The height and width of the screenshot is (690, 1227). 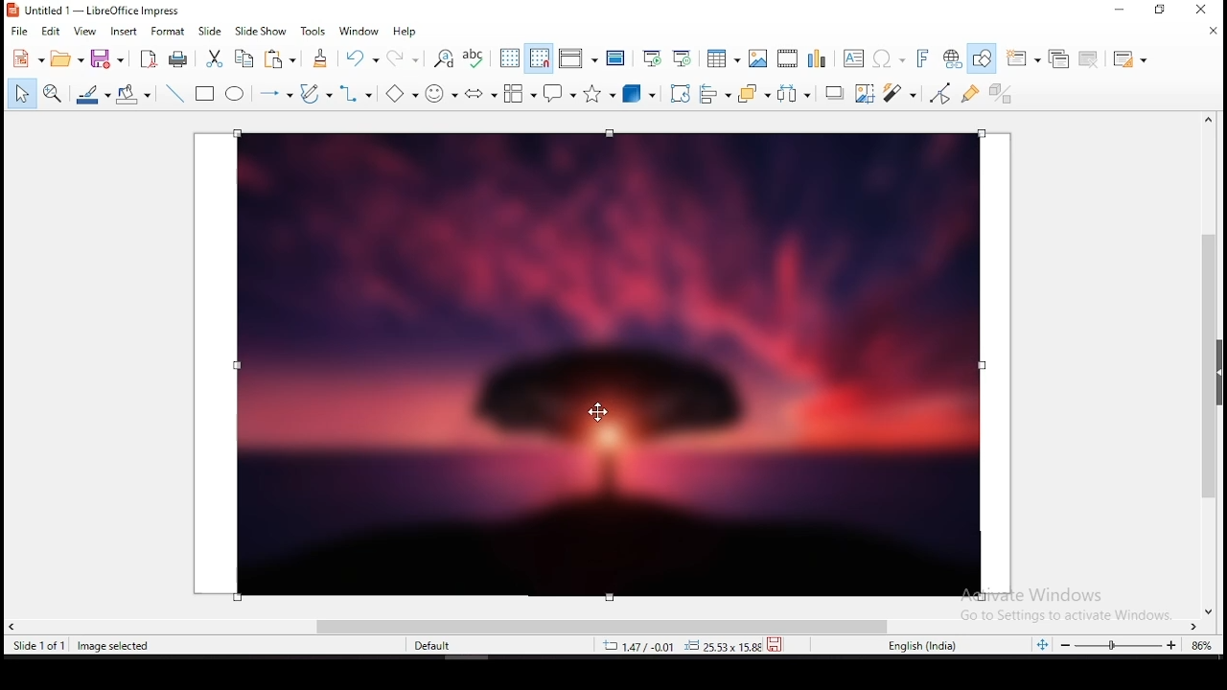 What do you see at coordinates (752, 94) in the screenshot?
I see `arrange` at bounding box center [752, 94].